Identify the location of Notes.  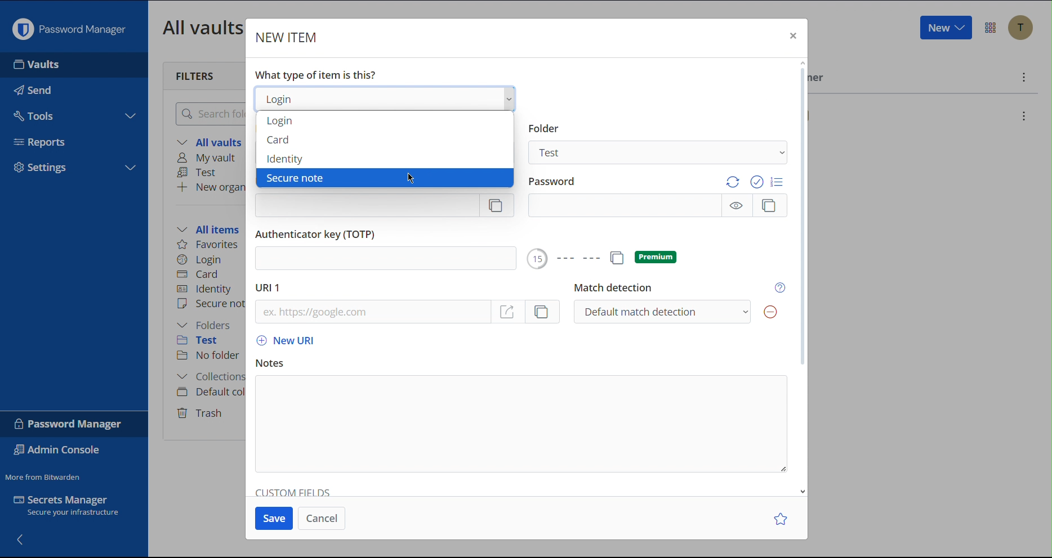
(270, 363).